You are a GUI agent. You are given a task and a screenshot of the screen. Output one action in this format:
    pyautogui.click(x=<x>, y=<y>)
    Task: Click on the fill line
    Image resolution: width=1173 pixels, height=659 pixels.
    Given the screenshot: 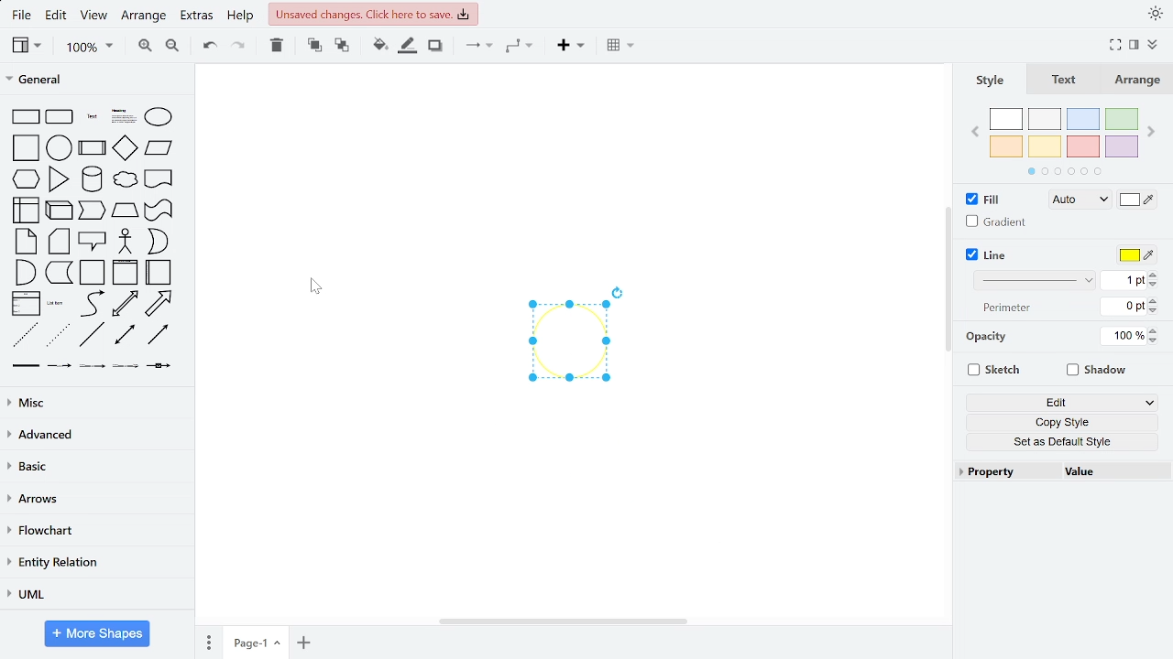 What is the action you would take?
    pyautogui.click(x=407, y=47)
    